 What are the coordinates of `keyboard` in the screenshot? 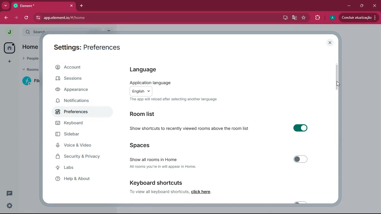 It's located at (79, 124).